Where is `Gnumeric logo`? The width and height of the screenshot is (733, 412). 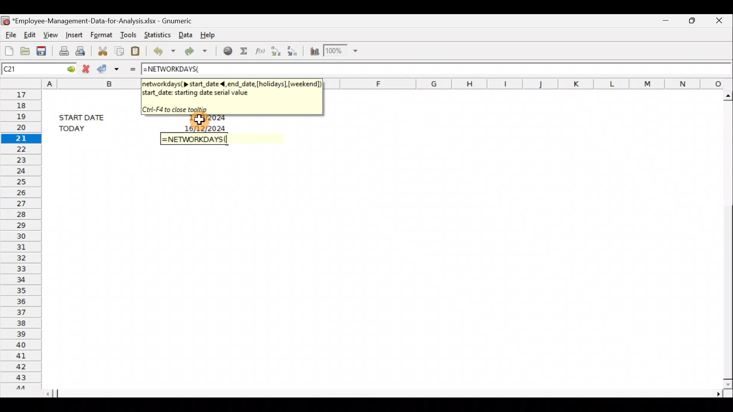
Gnumeric logo is located at coordinates (5, 19).